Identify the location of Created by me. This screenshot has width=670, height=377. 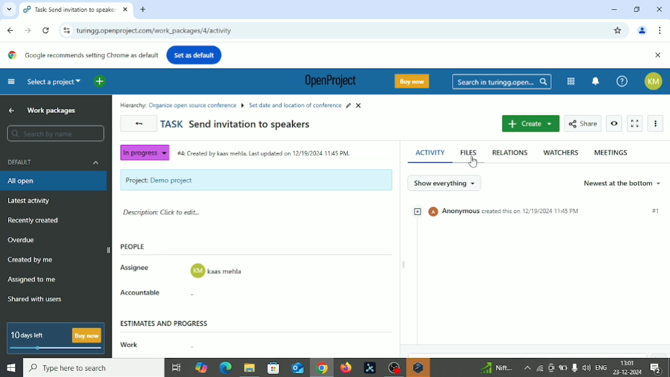
(32, 261).